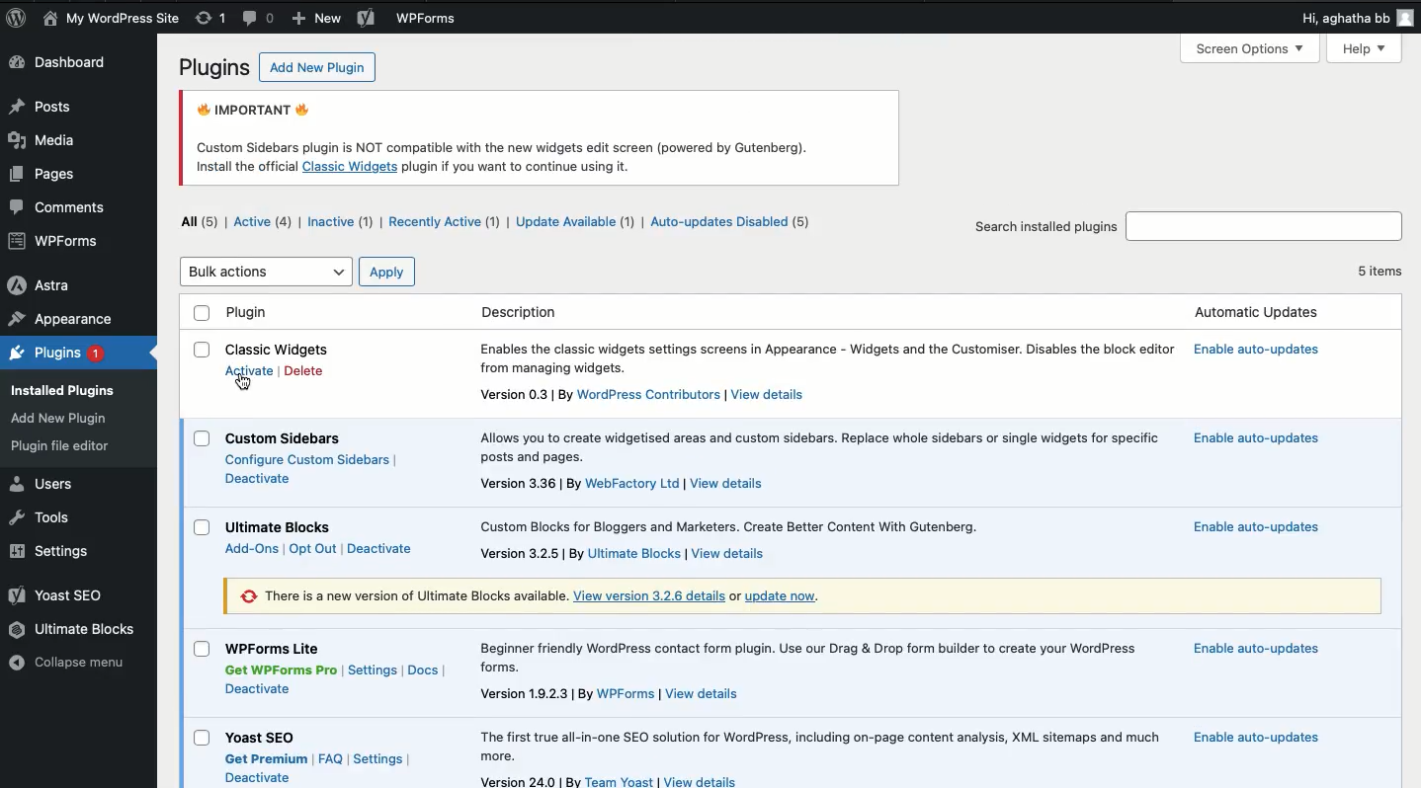  What do you see at coordinates (1266, 222) in the screenshot?
I see `input box` at bounding box center [1266, 222].